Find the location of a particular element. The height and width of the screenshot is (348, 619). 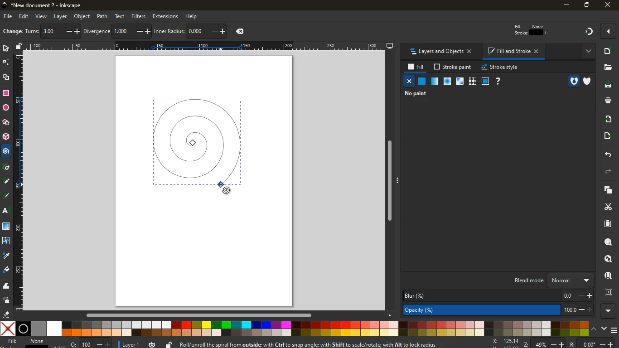

 is located at coordinates (60, 16).